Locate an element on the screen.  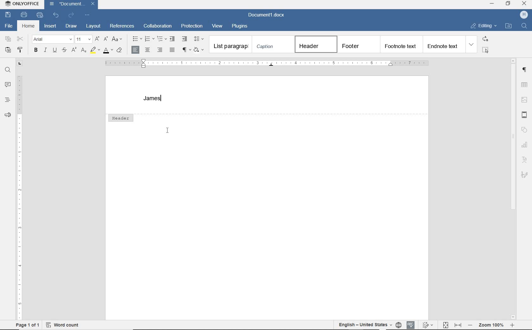
headings is located at coordinates (6, 100).